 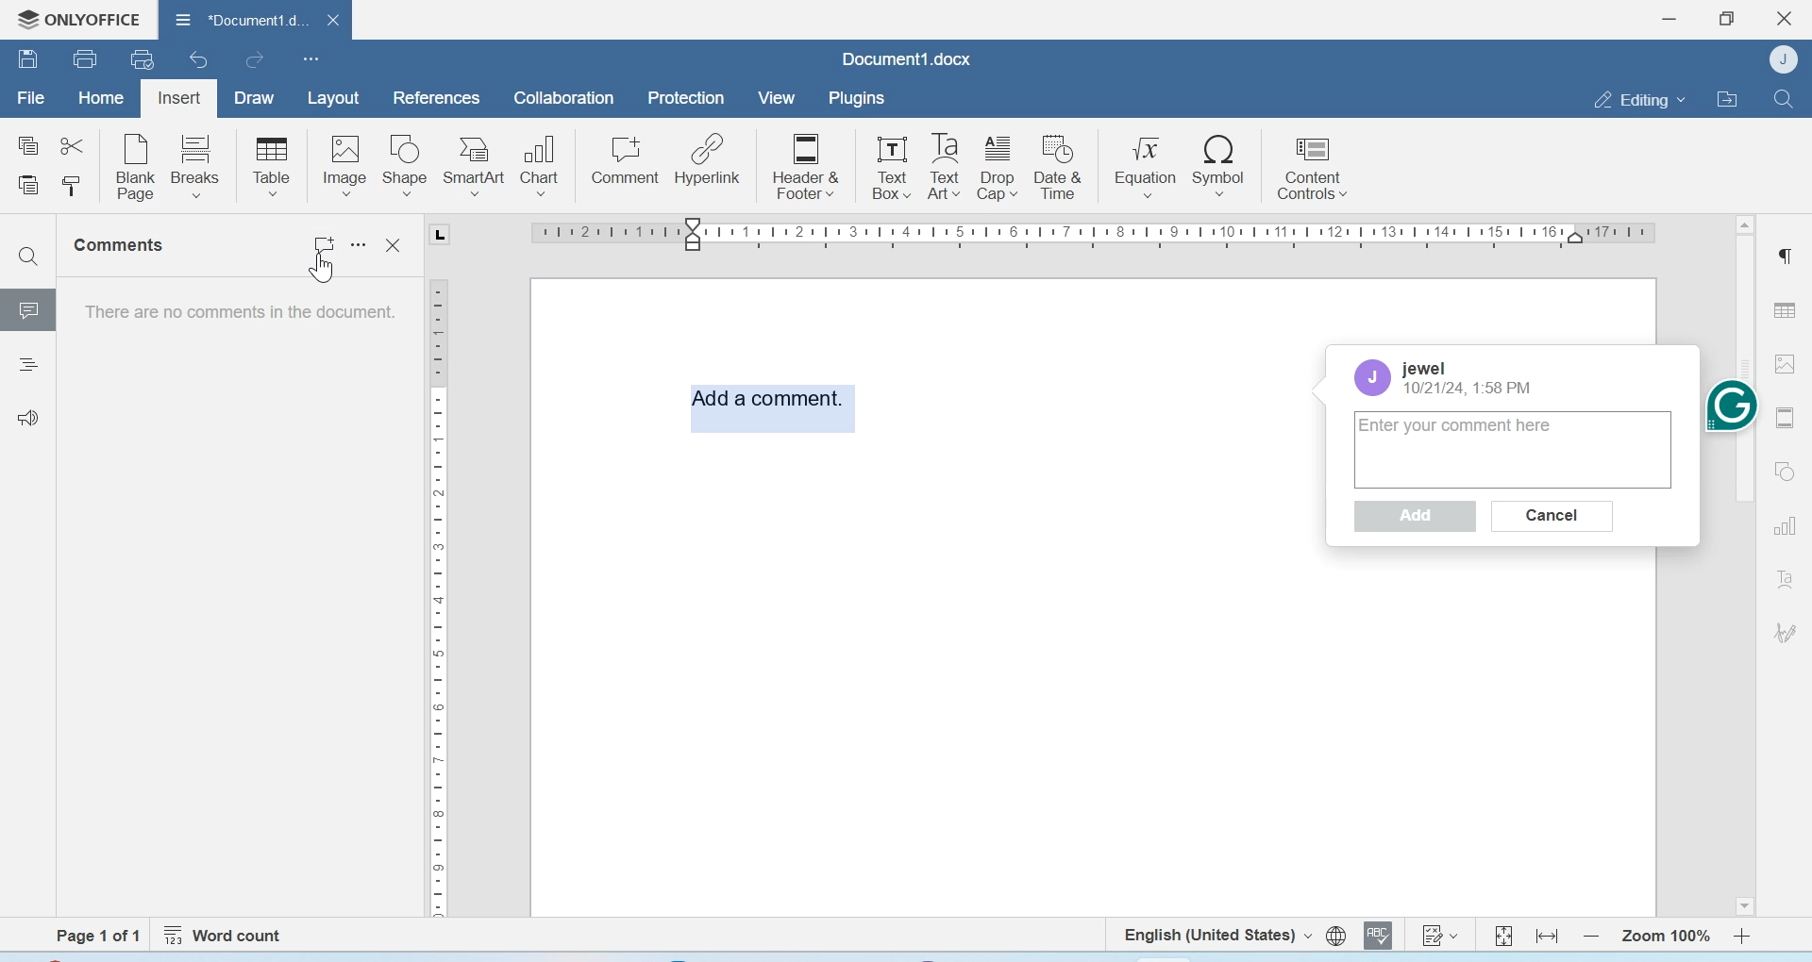 I want to click on Header & footer, so click(x=1786, y=418).